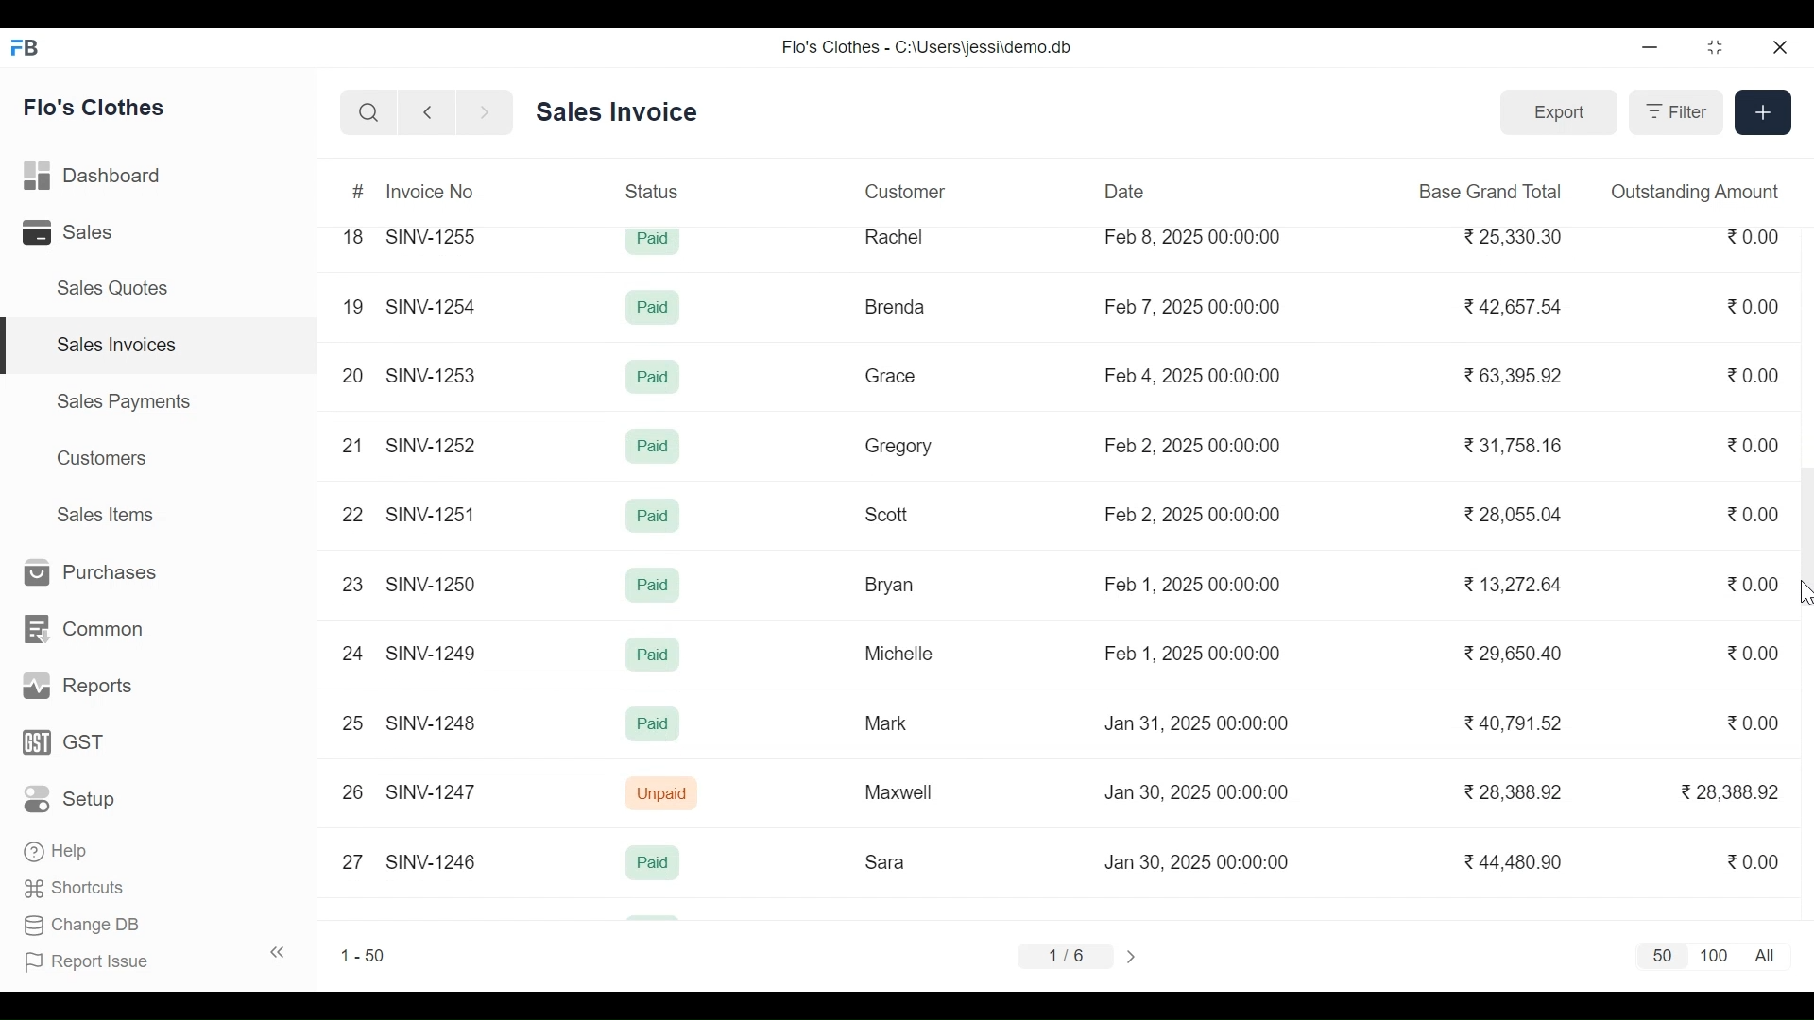 This screenshot has width=1814, height=1020. I want to click on Bryan, so click(893, 585).